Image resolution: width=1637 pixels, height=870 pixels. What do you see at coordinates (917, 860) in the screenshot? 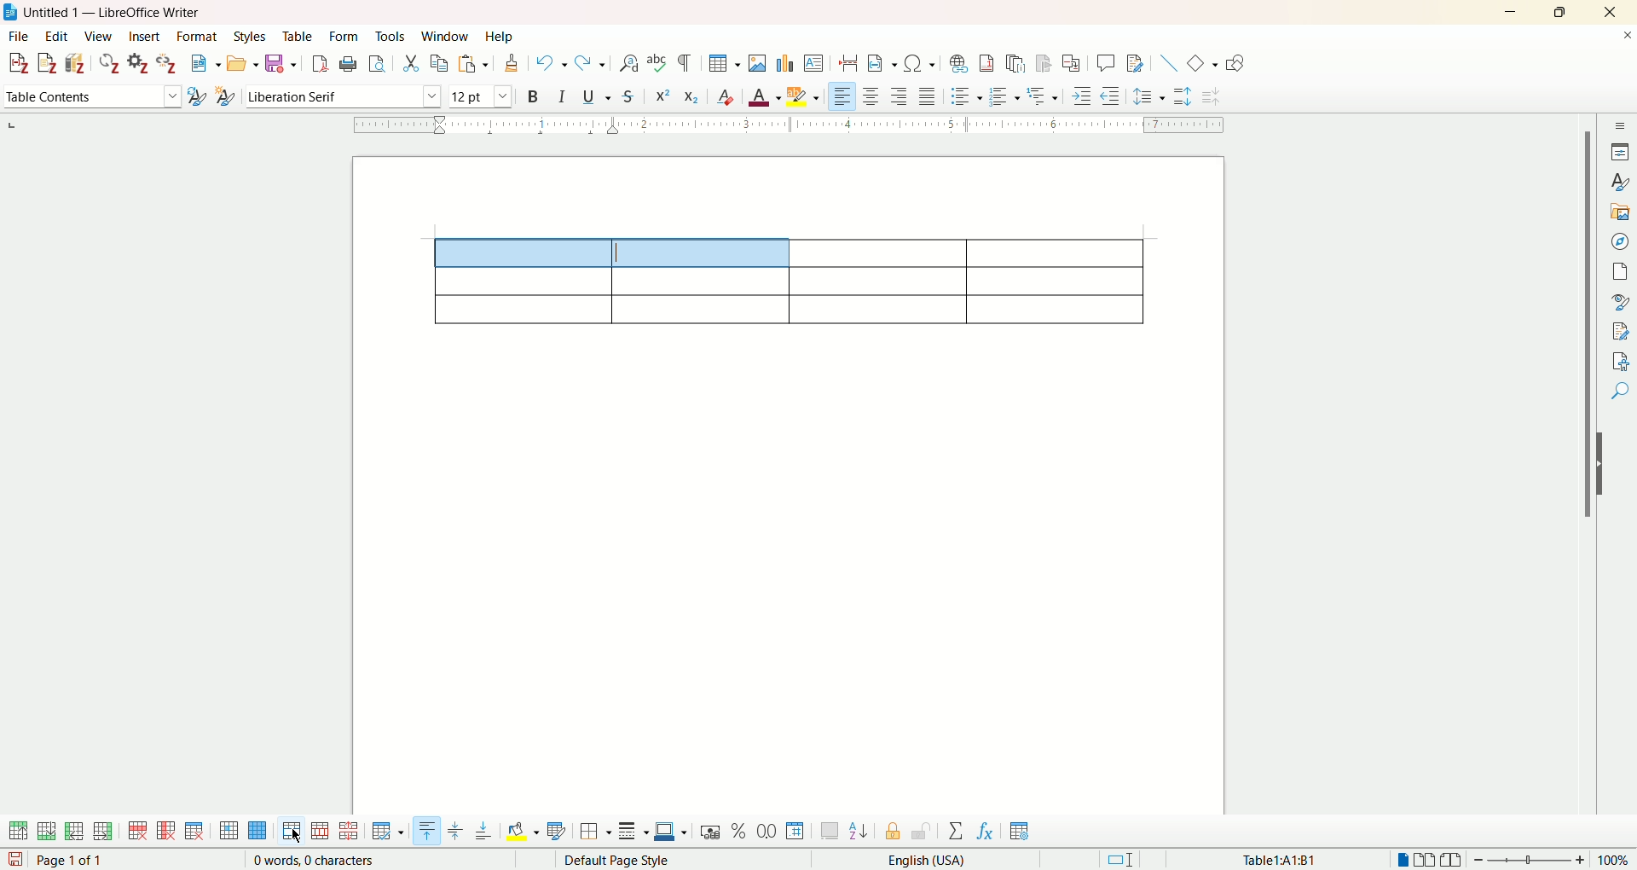
I see `English (USA)` at bounding box center [917, 860].